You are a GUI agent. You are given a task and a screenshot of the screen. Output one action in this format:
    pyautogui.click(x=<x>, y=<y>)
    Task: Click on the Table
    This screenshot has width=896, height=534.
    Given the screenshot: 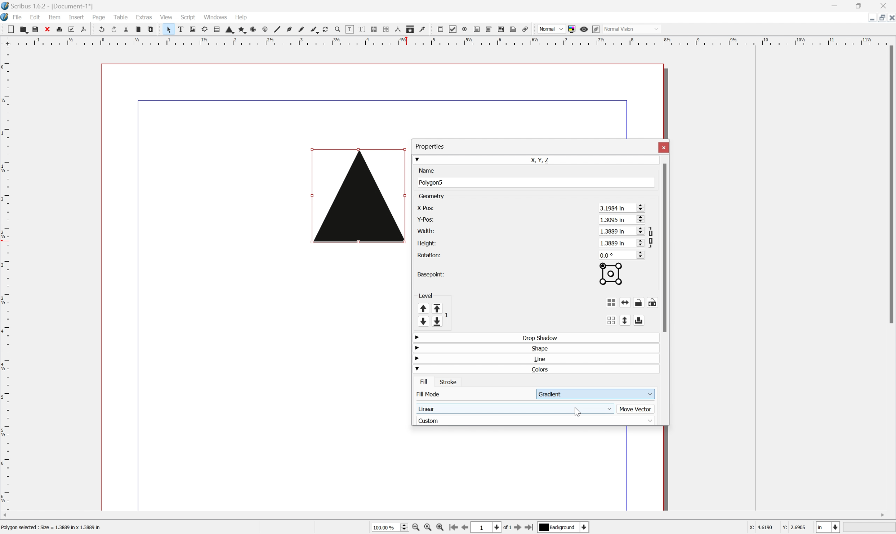 What is the action you would take?
    pyautogui.click(x=121, y=17)
    